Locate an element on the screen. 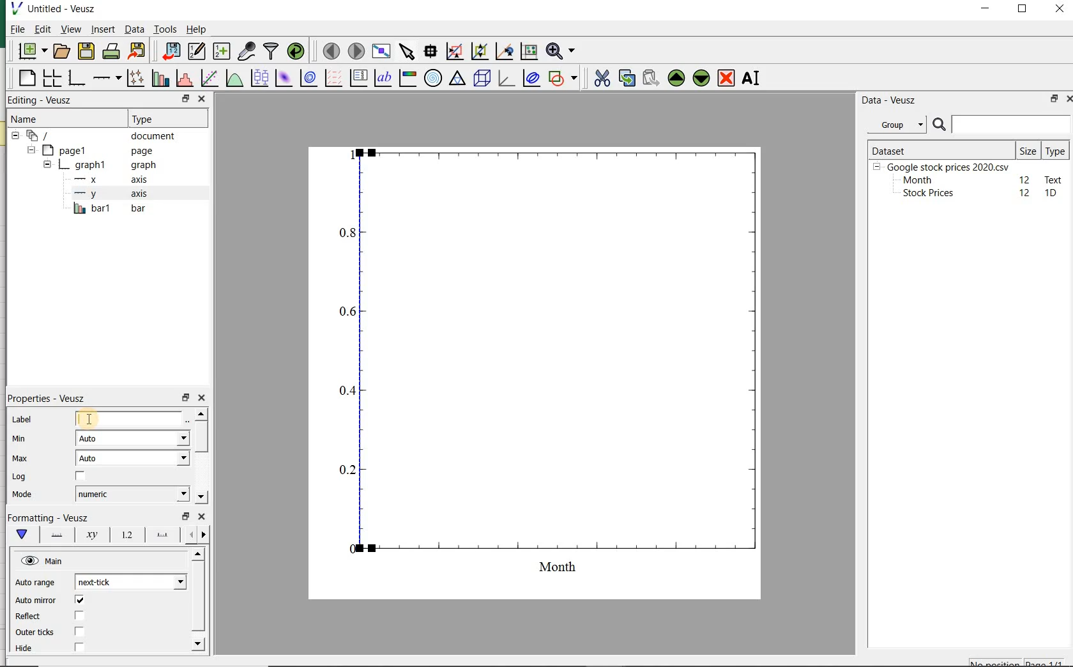  click or draw a rectangle to zoom graph axes is located at coordinates (454, 51).